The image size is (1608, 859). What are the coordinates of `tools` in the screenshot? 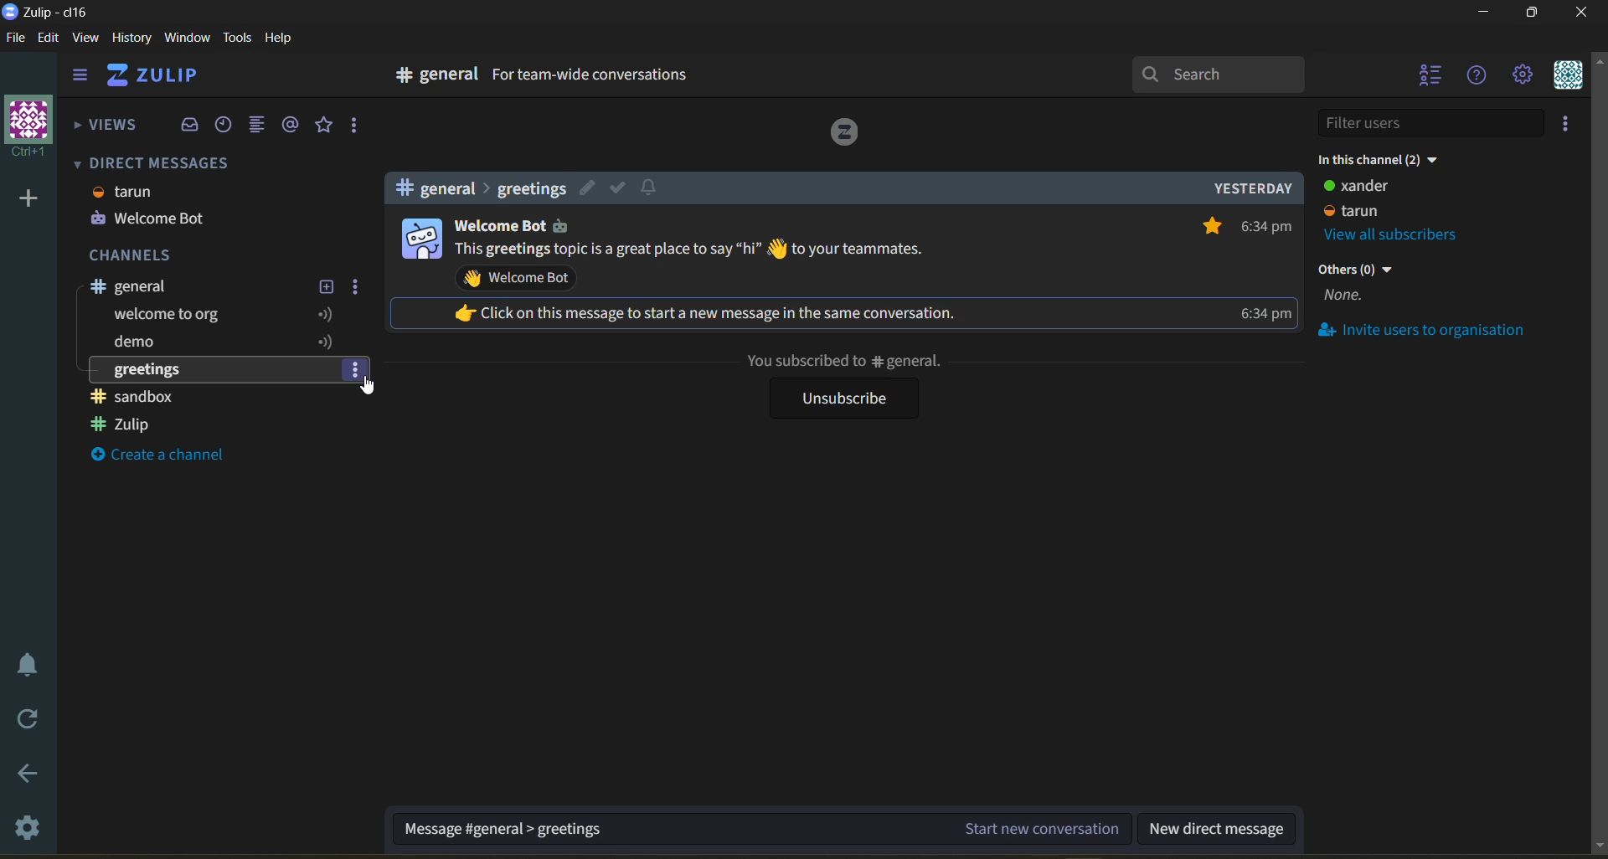 It's located at (236, 40).